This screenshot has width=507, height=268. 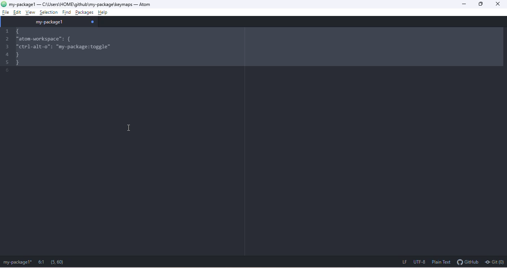 What do you see at coordinates (483, 4) in the screenshot?
I see `maximize` at bounding box center [483, 4].